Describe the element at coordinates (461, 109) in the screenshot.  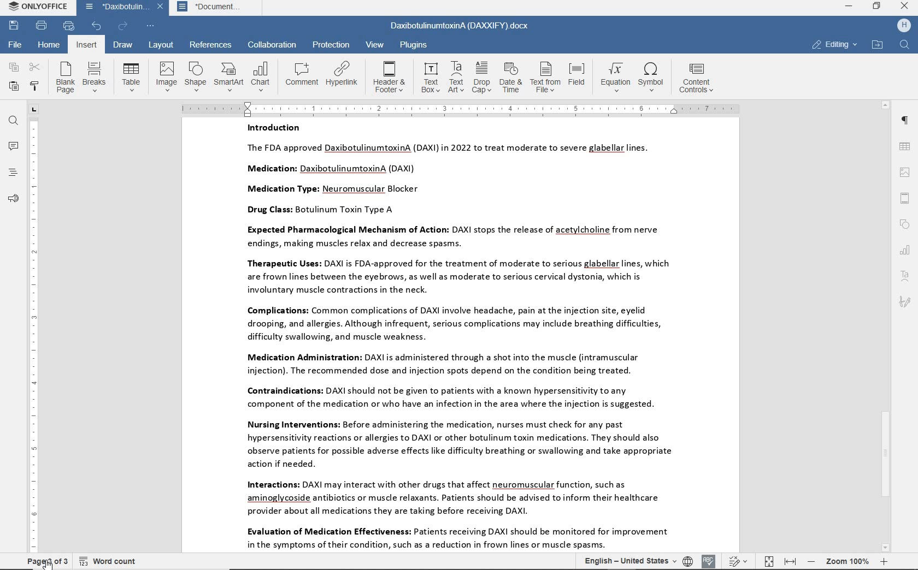
I see `ruler` at that location.